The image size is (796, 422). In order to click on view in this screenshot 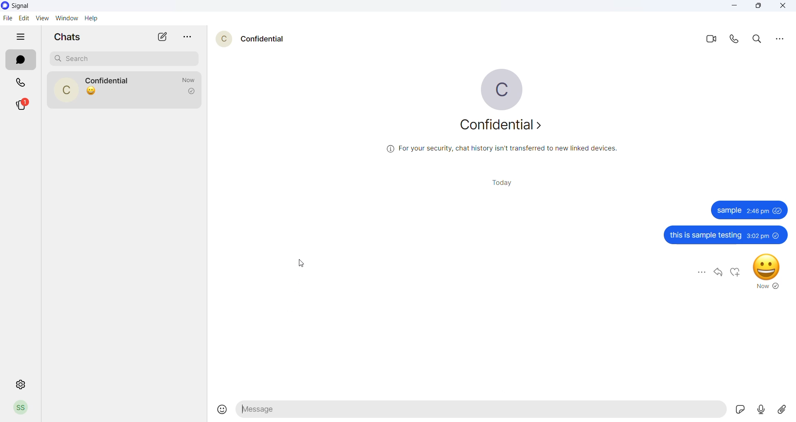, I will do `click(44, 18)`.